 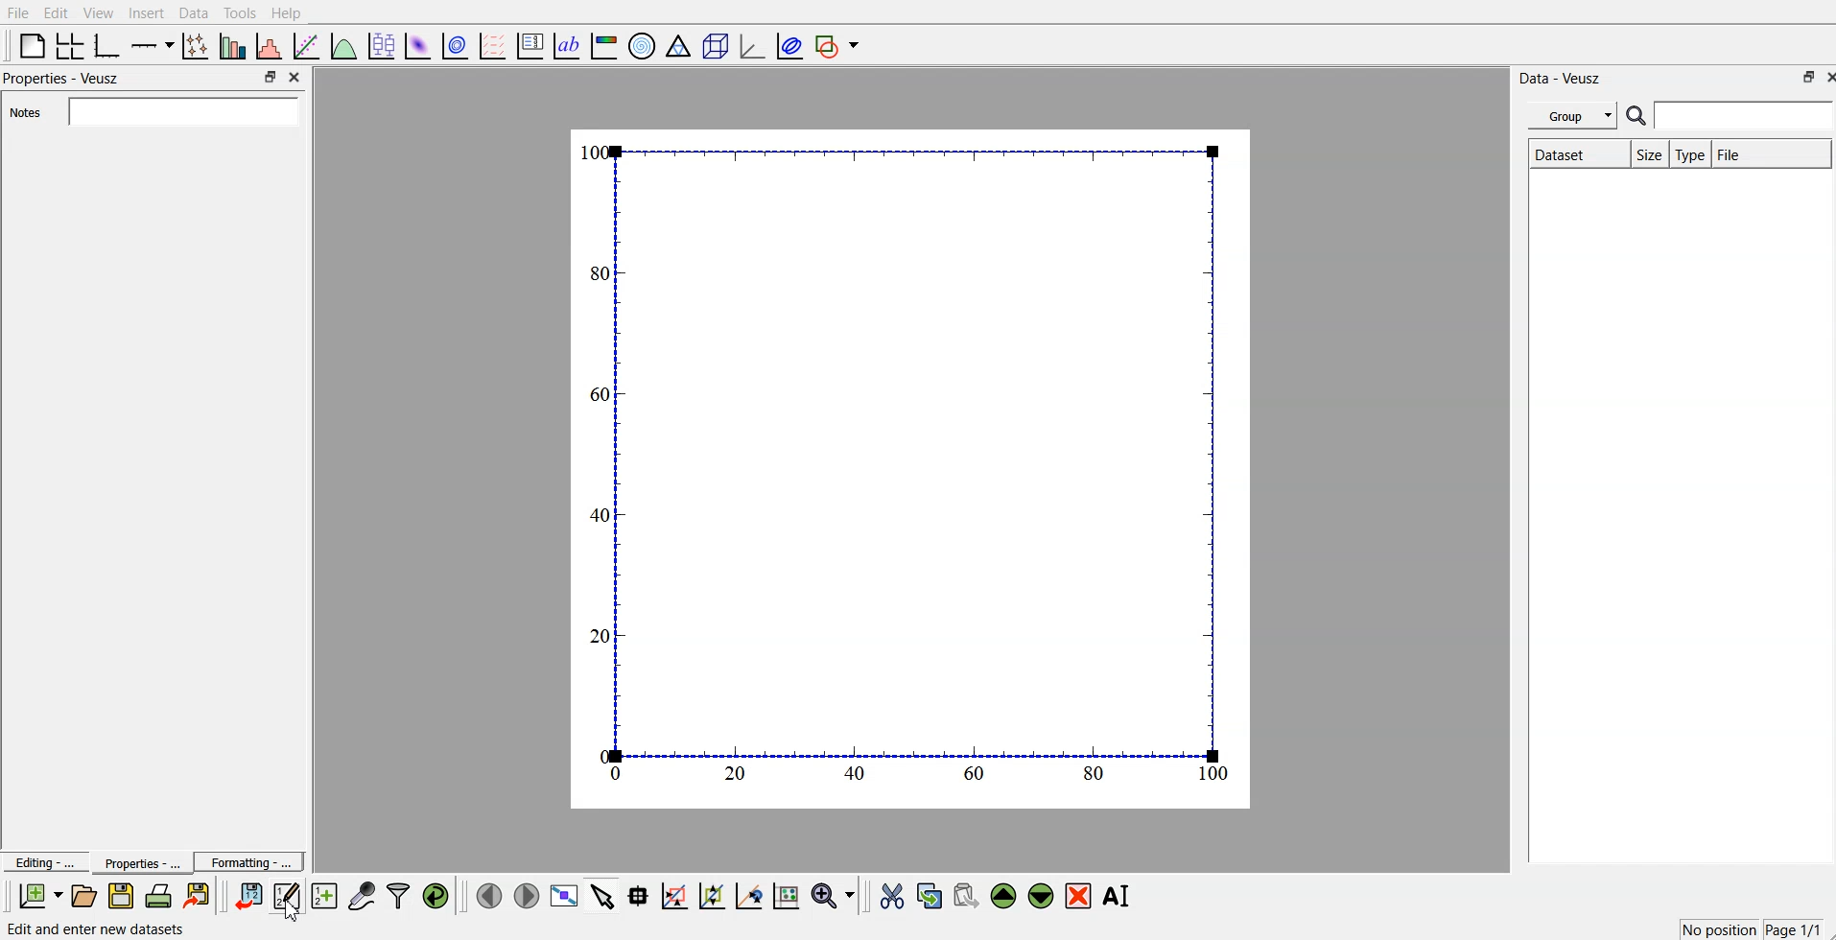 What do you see at coordinates (1824, 77) in the screenshot?
I see `Close` at bounding box center [1824, 77].